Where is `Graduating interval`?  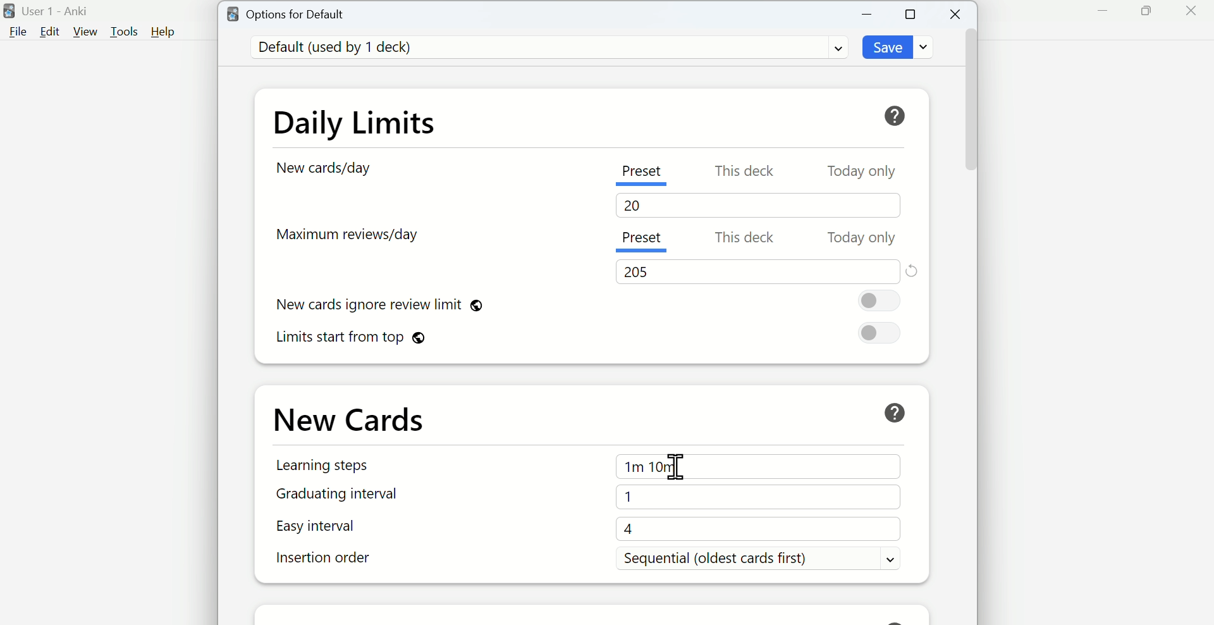 Graduating interval is located at coordinates (336, 495).